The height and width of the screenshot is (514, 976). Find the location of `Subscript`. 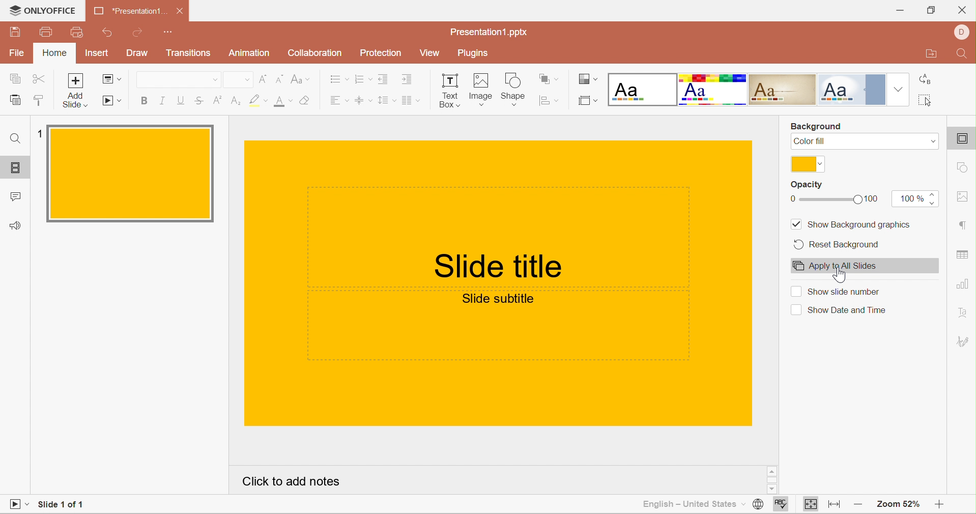

Subscript is located at coordinates (237, 102).